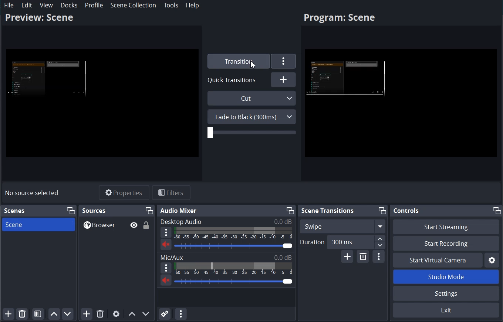  Describe the element at coordinates (39, 17) in the screenshot. I see `Program: Scene` at that location.